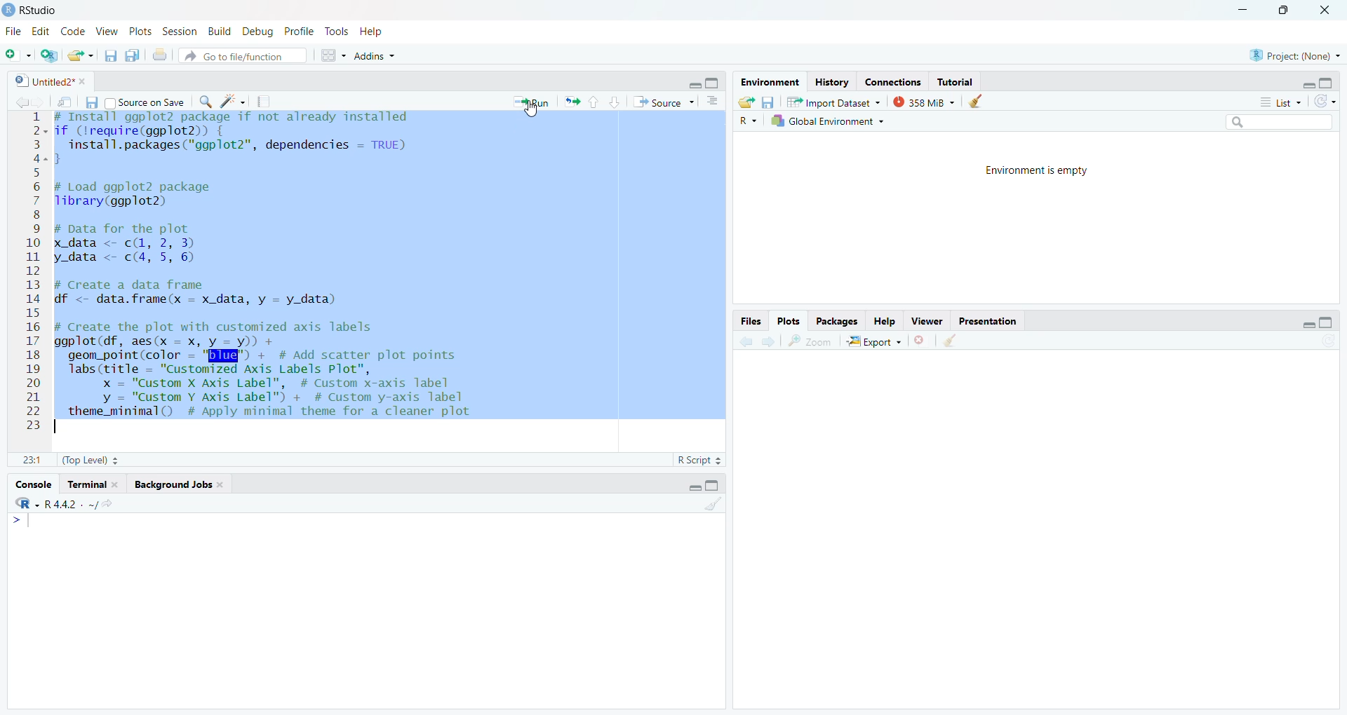 Image resolution: width=1347 pixels, height=715 pixels. I want to click on next, so click(768, 341).